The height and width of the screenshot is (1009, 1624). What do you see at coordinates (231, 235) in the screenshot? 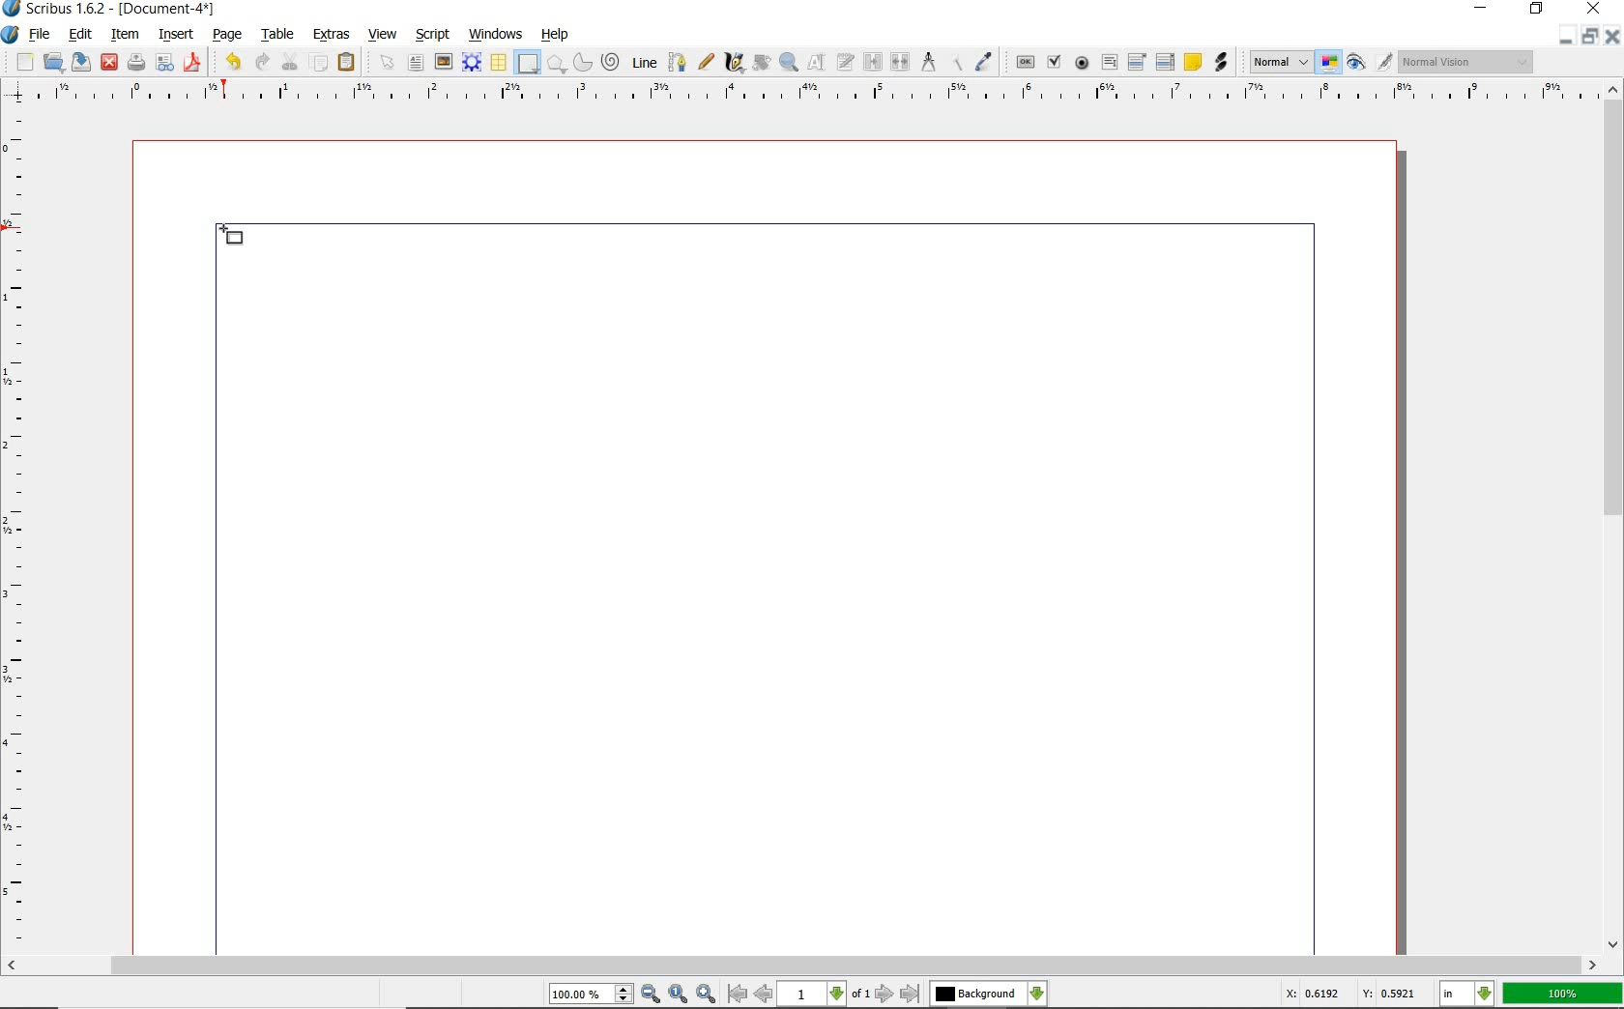
I see `shape tool` at bounding box center [231, 235].